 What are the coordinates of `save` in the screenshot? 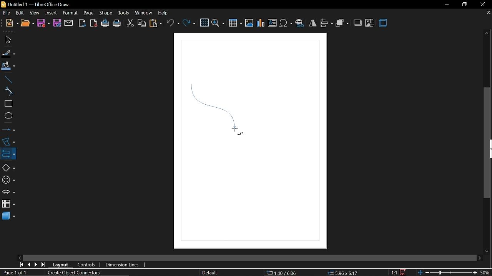 It's located at (404, 272).